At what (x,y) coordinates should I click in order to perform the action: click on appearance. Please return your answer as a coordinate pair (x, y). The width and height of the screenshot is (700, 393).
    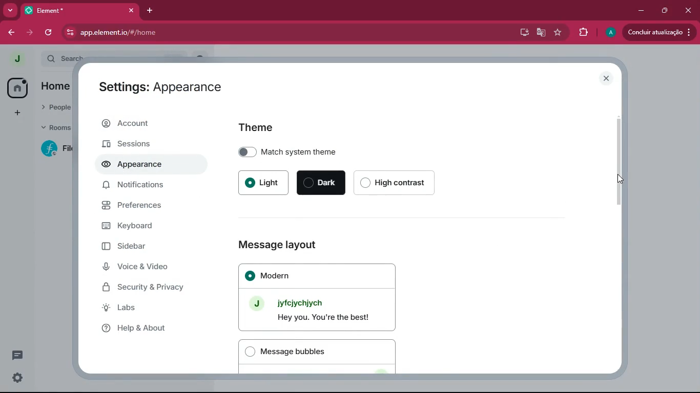
    Looking at the image, I should click on (138, 165).